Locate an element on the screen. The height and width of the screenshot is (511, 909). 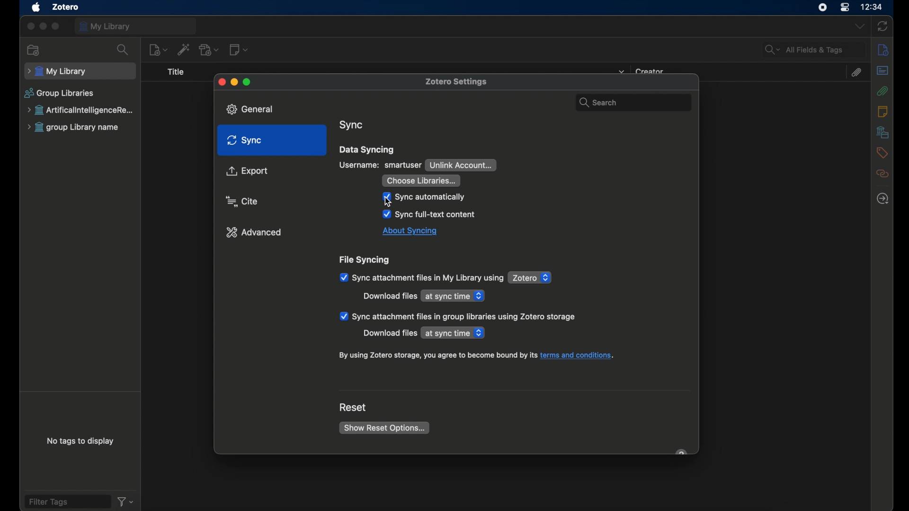
zotero is located at coordinates (66, 7).